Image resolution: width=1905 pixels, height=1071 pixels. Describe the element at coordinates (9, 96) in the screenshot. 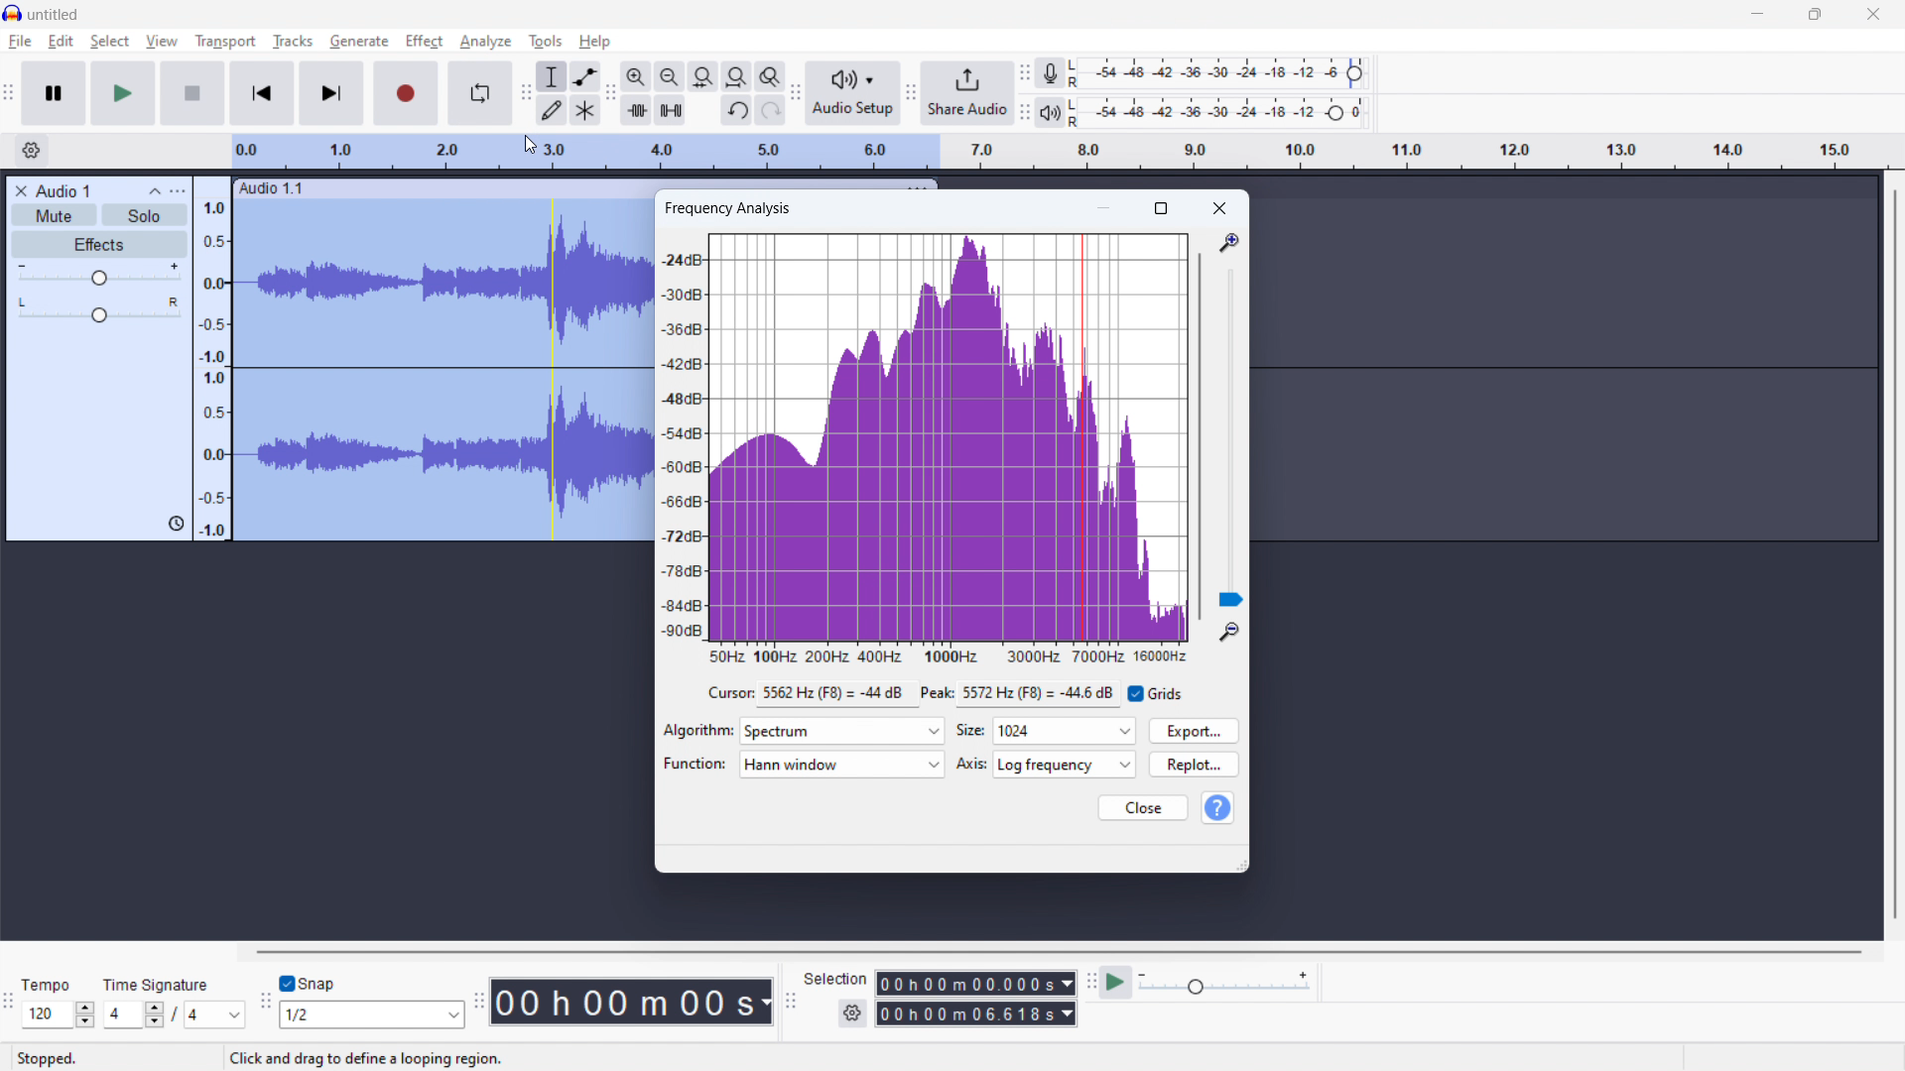

I see `transport toolbar` at that location.